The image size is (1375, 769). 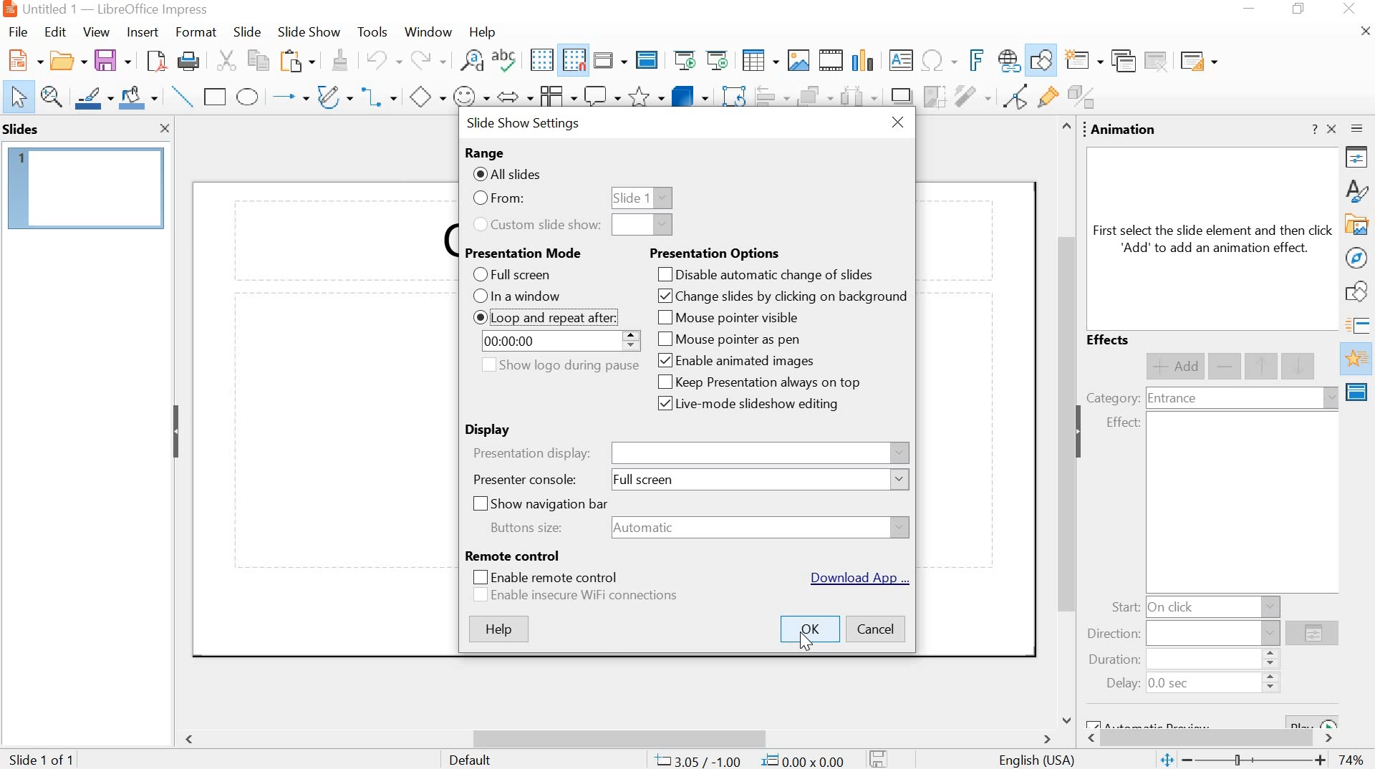 I want to click on duration, so click(x=1111, y=661).